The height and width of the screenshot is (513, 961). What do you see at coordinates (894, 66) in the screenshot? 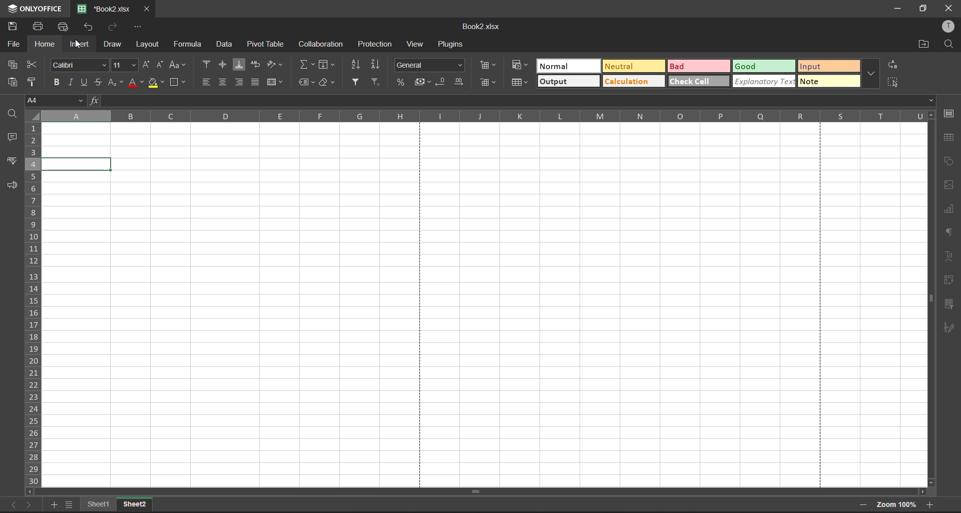
I see `replace` at bounding box center [894, 66].